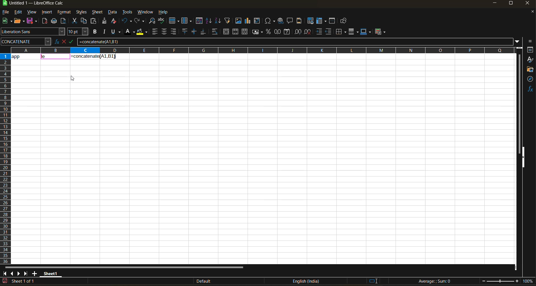  What do you see at coordinates (290, 21) in the screenshot?
I see `insert comment` at bounding box center [290, 21].